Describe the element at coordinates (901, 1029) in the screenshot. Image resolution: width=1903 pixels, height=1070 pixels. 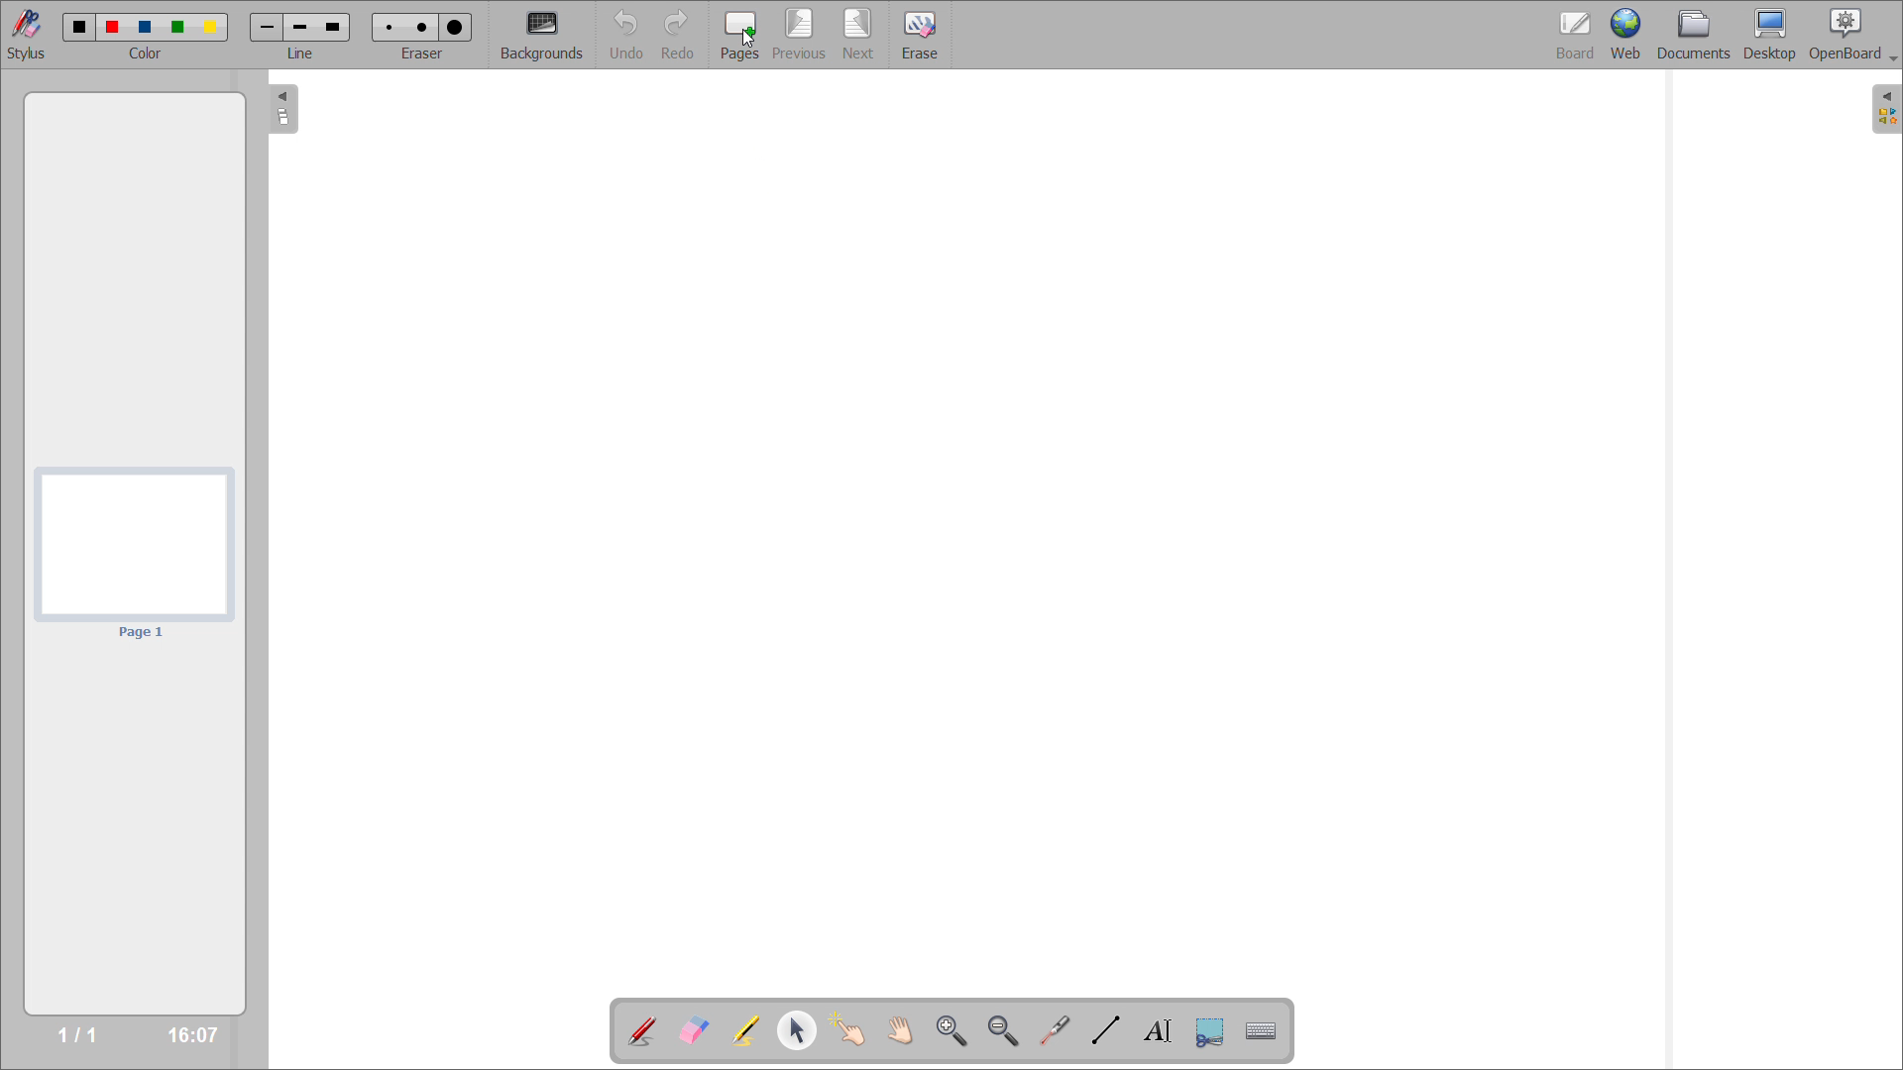
I see `scroll page` at that location.